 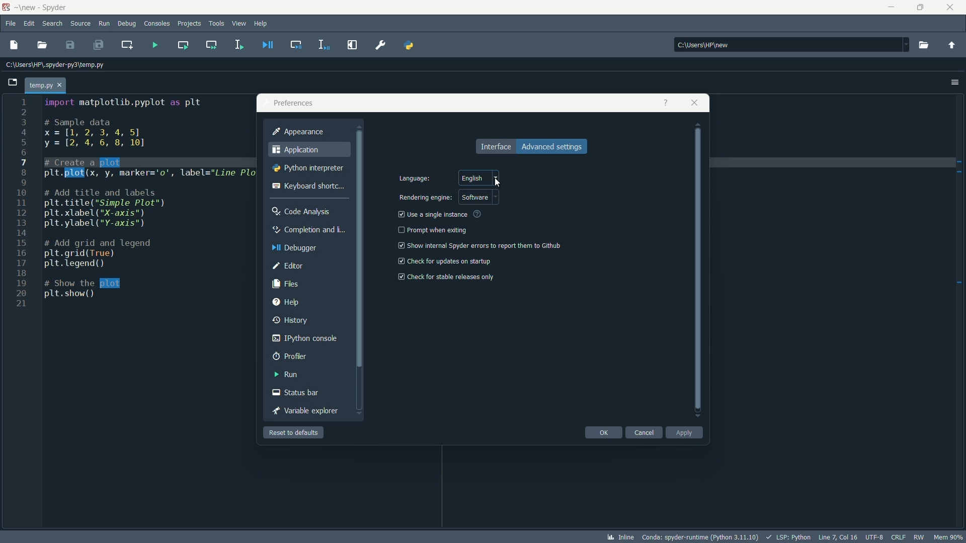 What do you see at coordinates (99, 45) in the screenshot?
I see `save all files` at bounding box center [99, 45].